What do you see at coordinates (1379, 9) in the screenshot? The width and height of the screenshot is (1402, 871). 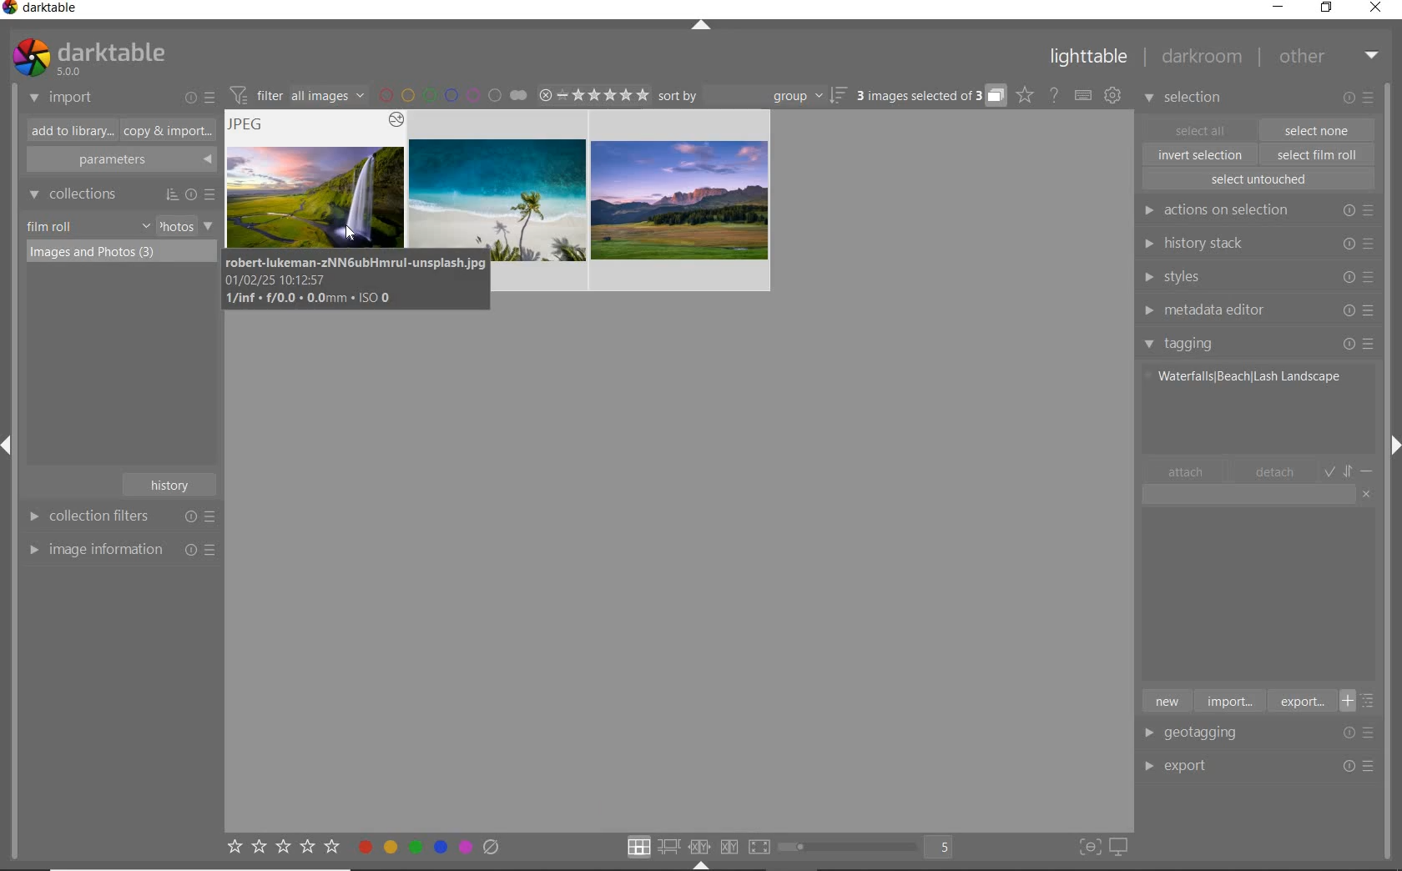 I see `close` at bounding box center [1379, 9].